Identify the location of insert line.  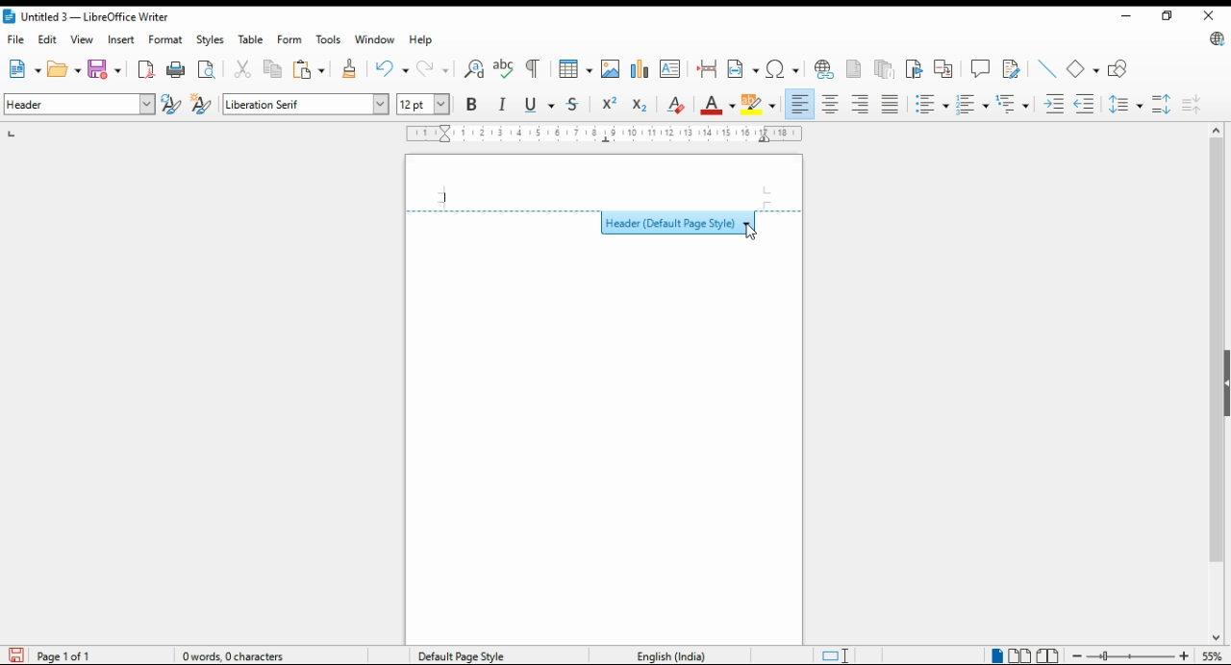
(1047, 68).